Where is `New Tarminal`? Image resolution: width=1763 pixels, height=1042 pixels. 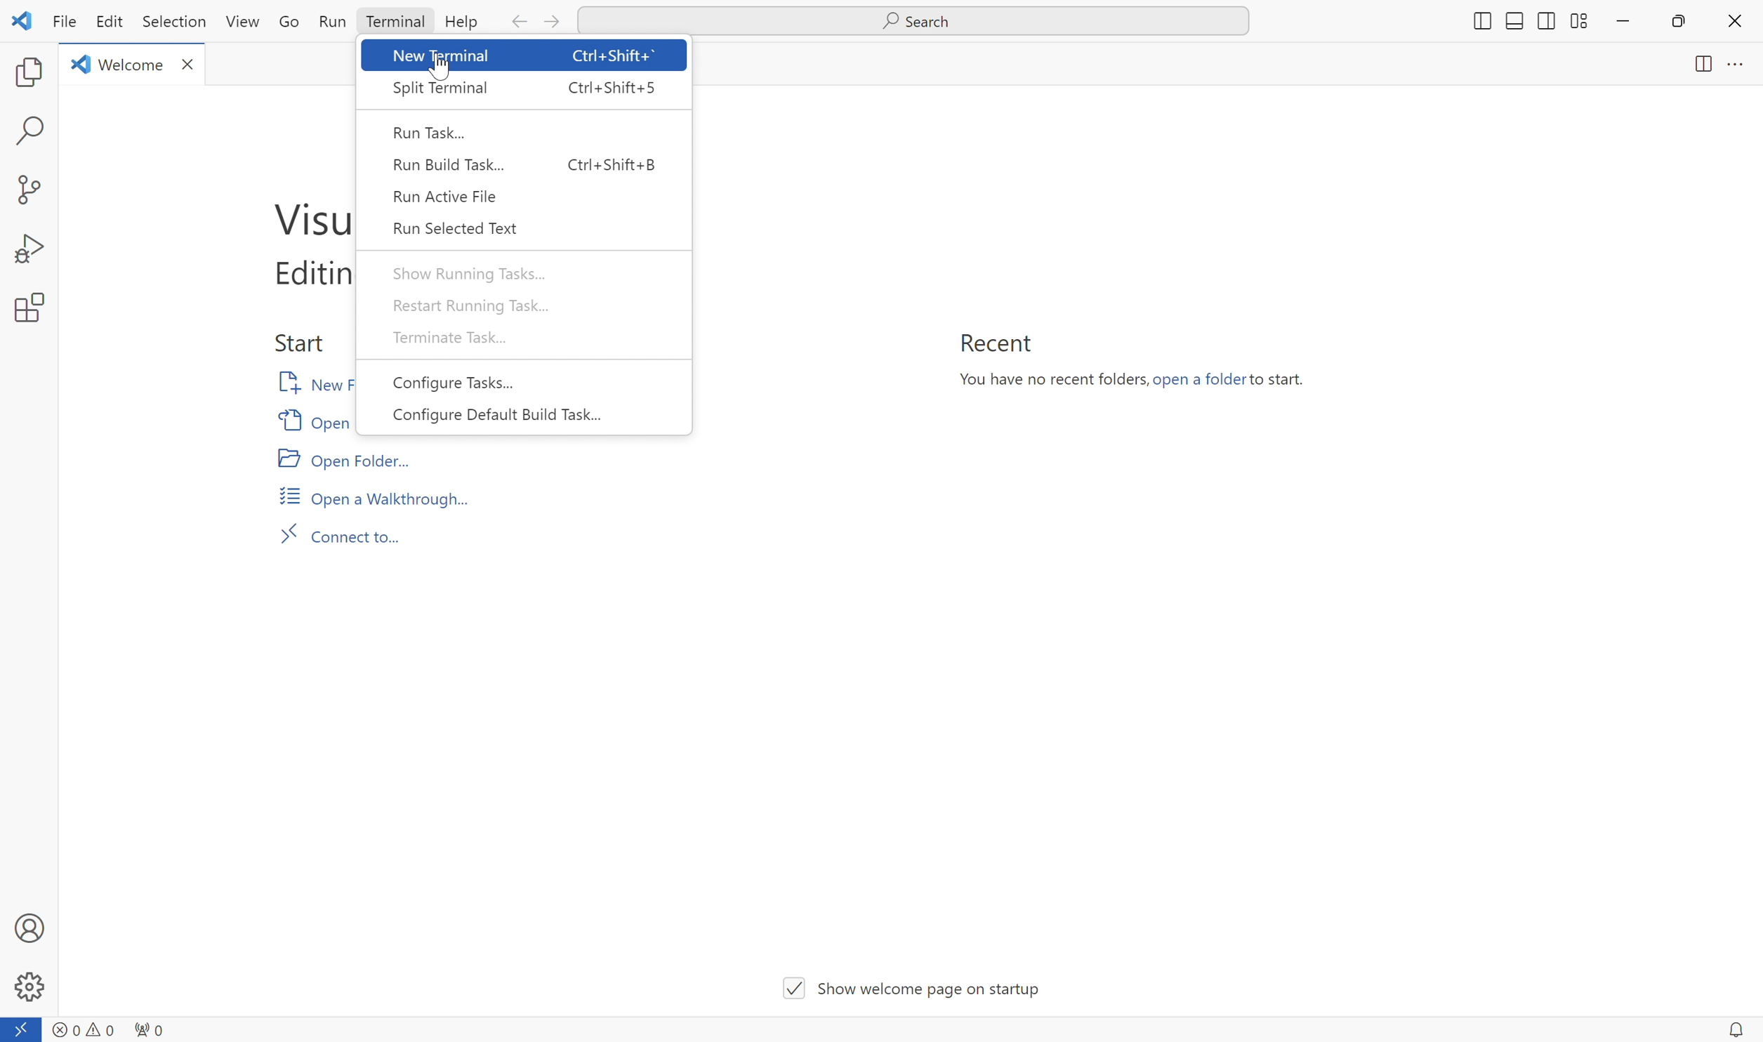
New Tarminal is located at coordinates (524, 56).